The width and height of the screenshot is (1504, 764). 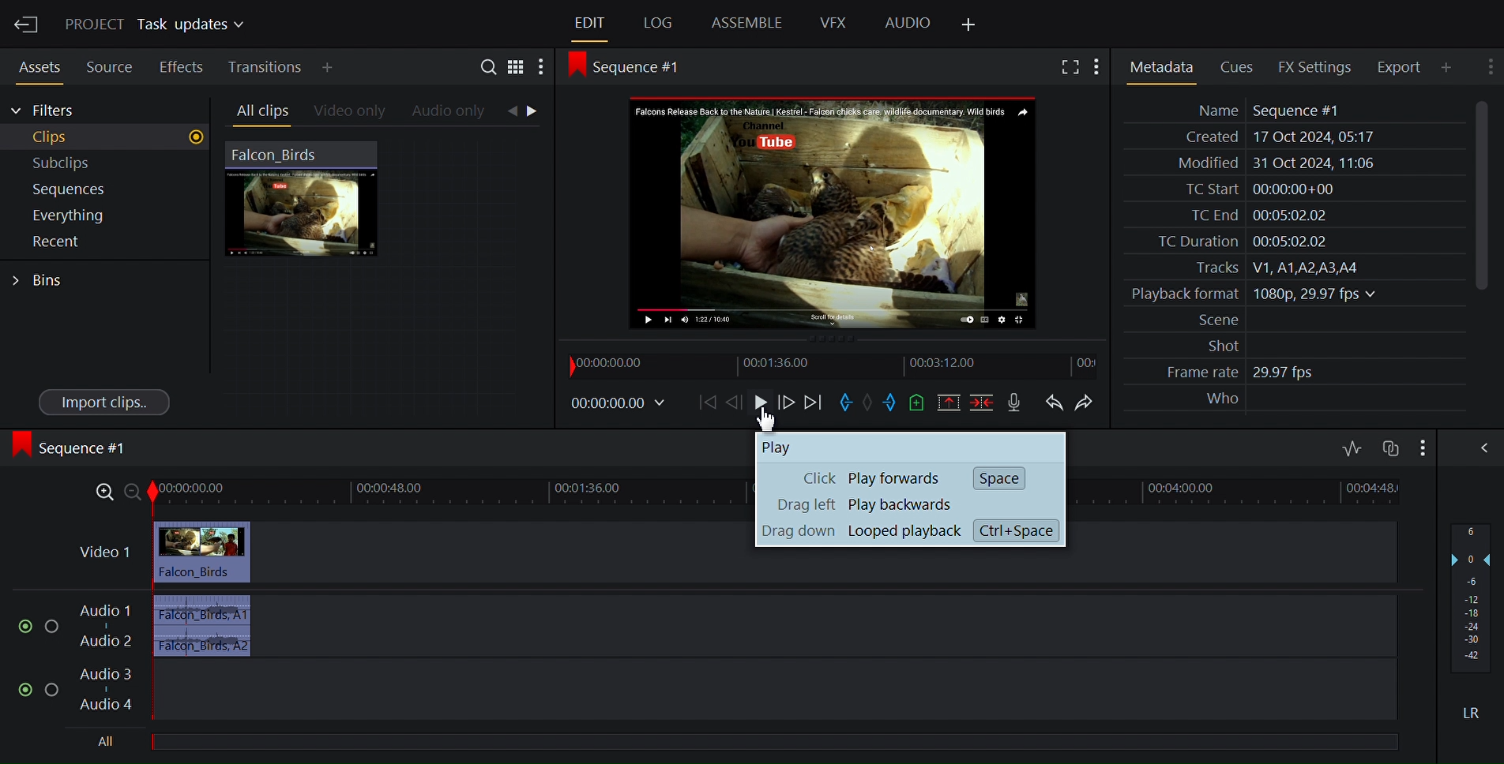 I want to click on Tracks V1, A1,A2,A3,A4, so click(x=1269, y=268).